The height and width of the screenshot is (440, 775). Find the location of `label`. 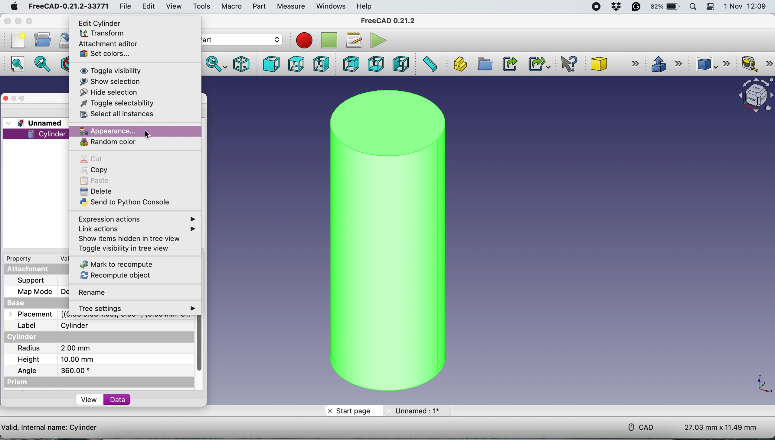

label is located at coordinates (54, 325).